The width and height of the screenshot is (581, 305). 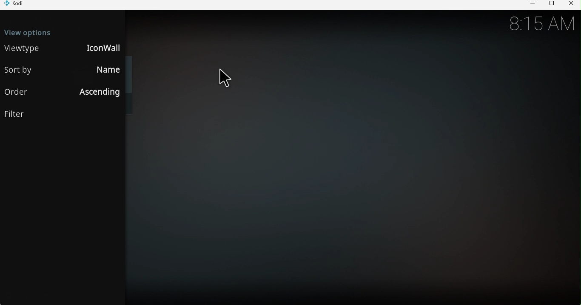 What do you see at coordinates (23, 48) in the screenshot?
I see `ViewType` at bounding box center [23, 48].